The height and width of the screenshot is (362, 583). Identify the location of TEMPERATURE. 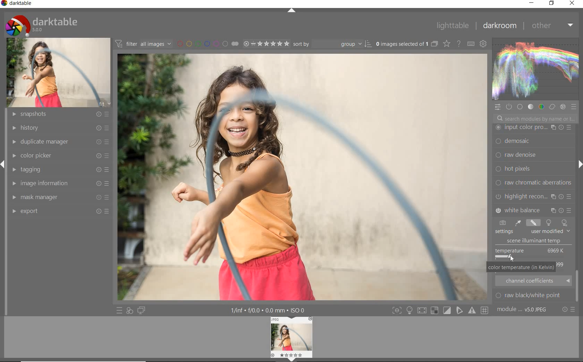
(531, 232).